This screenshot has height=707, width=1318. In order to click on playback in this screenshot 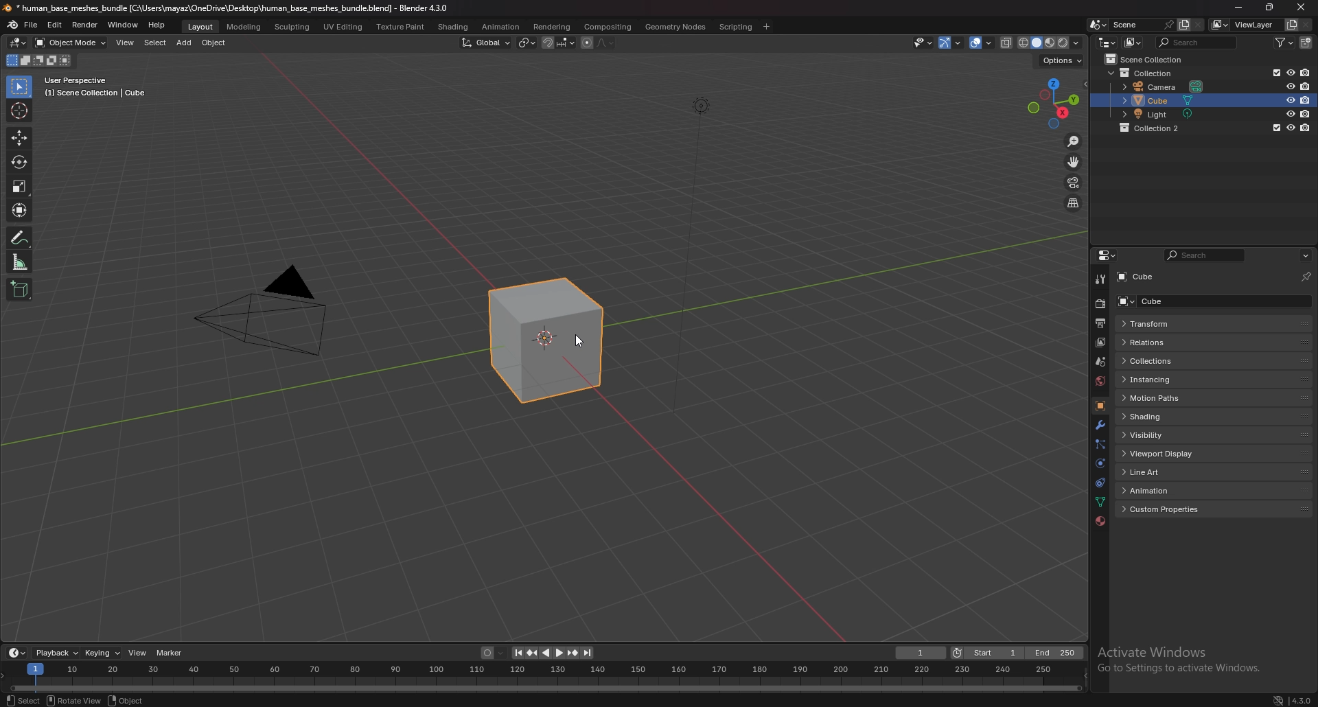, I will do `click(57, 653)`.